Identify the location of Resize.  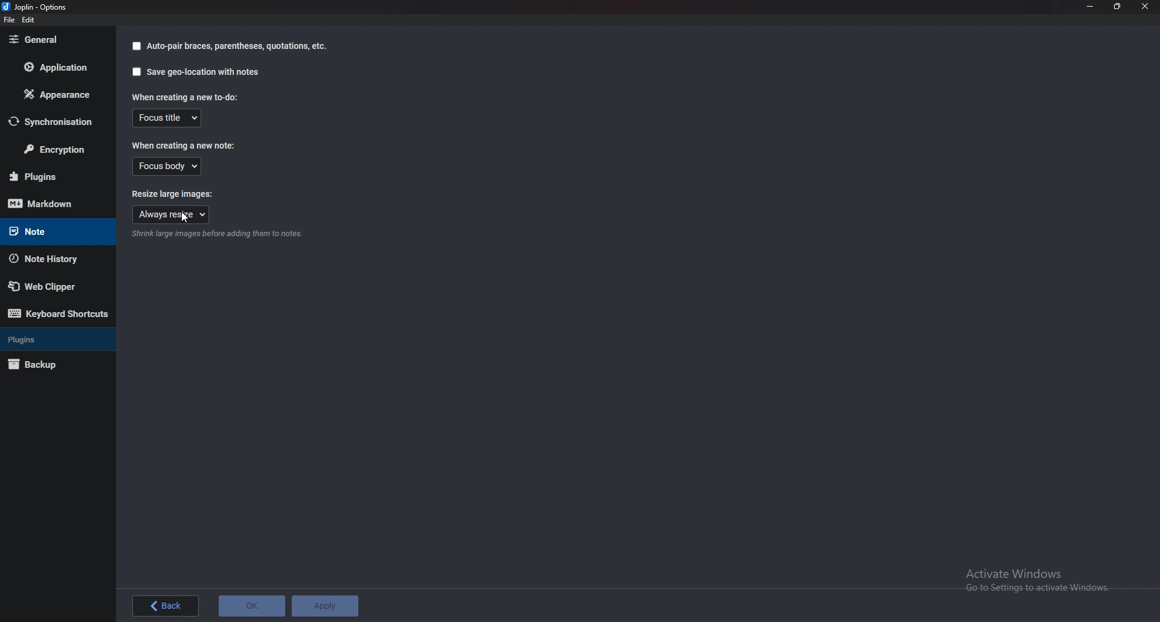
(1120, 7).